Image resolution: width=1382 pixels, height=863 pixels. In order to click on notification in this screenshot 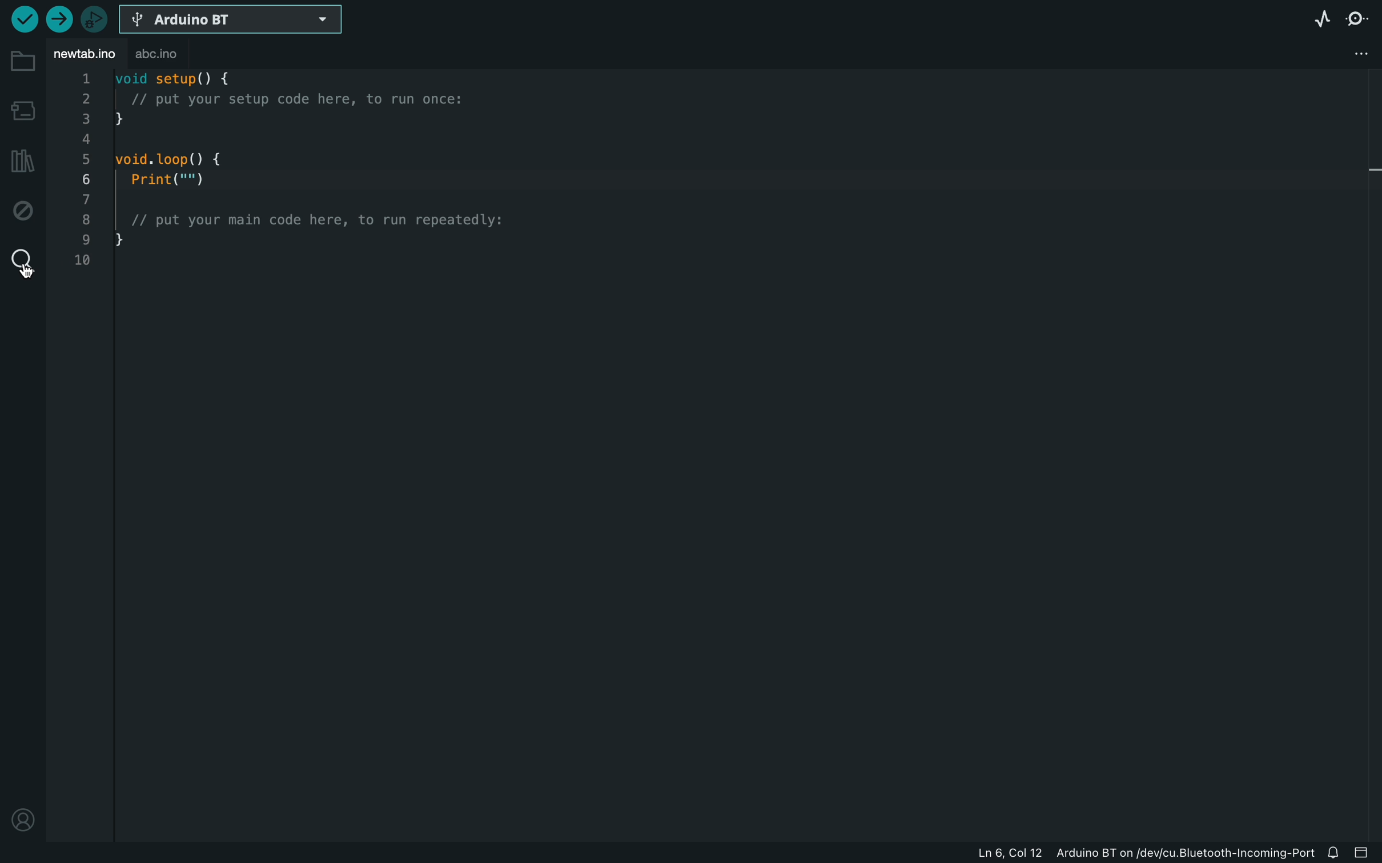, I will do `click(1335, 850)`.